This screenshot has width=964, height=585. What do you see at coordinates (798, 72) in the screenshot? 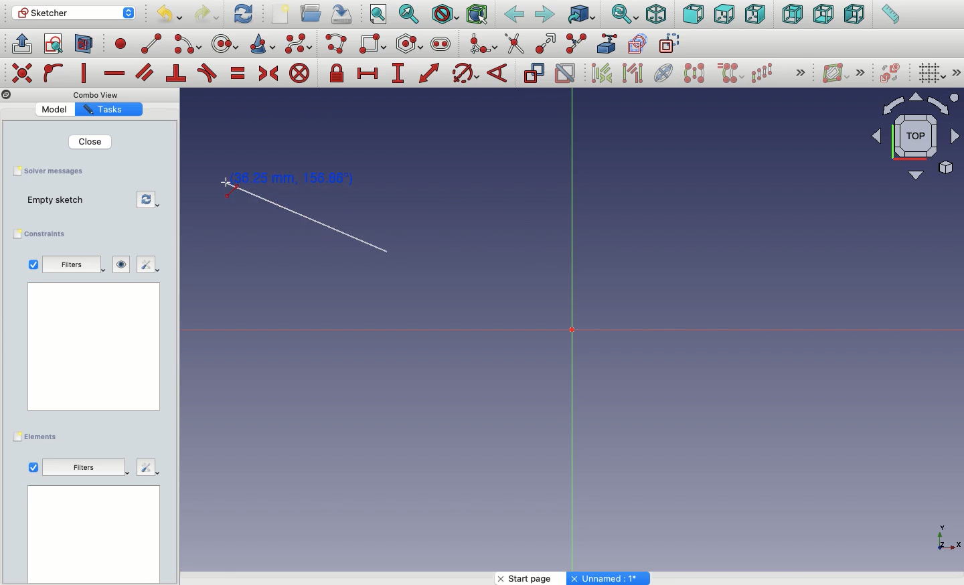
I see `` at bounding box center [798, 72].